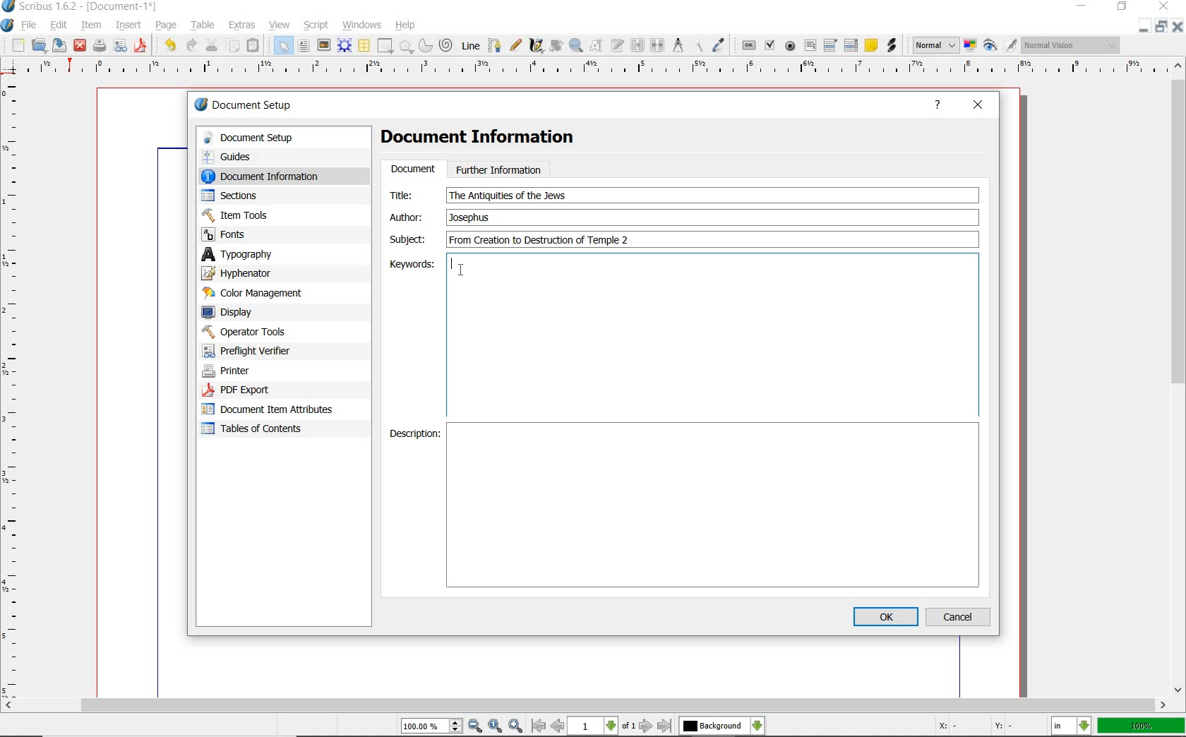 The height and width of the screenshot is (737, 1186). I want to click on undo, so click(169, 47).